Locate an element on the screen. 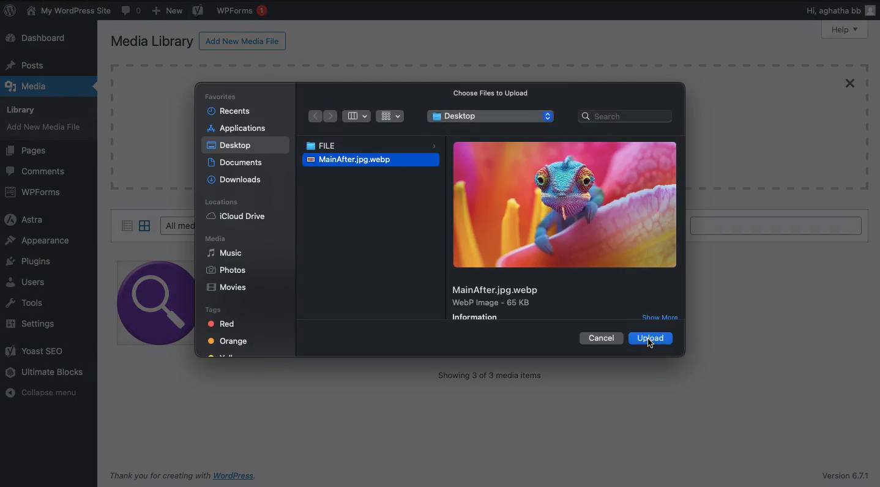 The width and height of the screenshot is (880, 487). WPForms is located at coordinates (243, 10).